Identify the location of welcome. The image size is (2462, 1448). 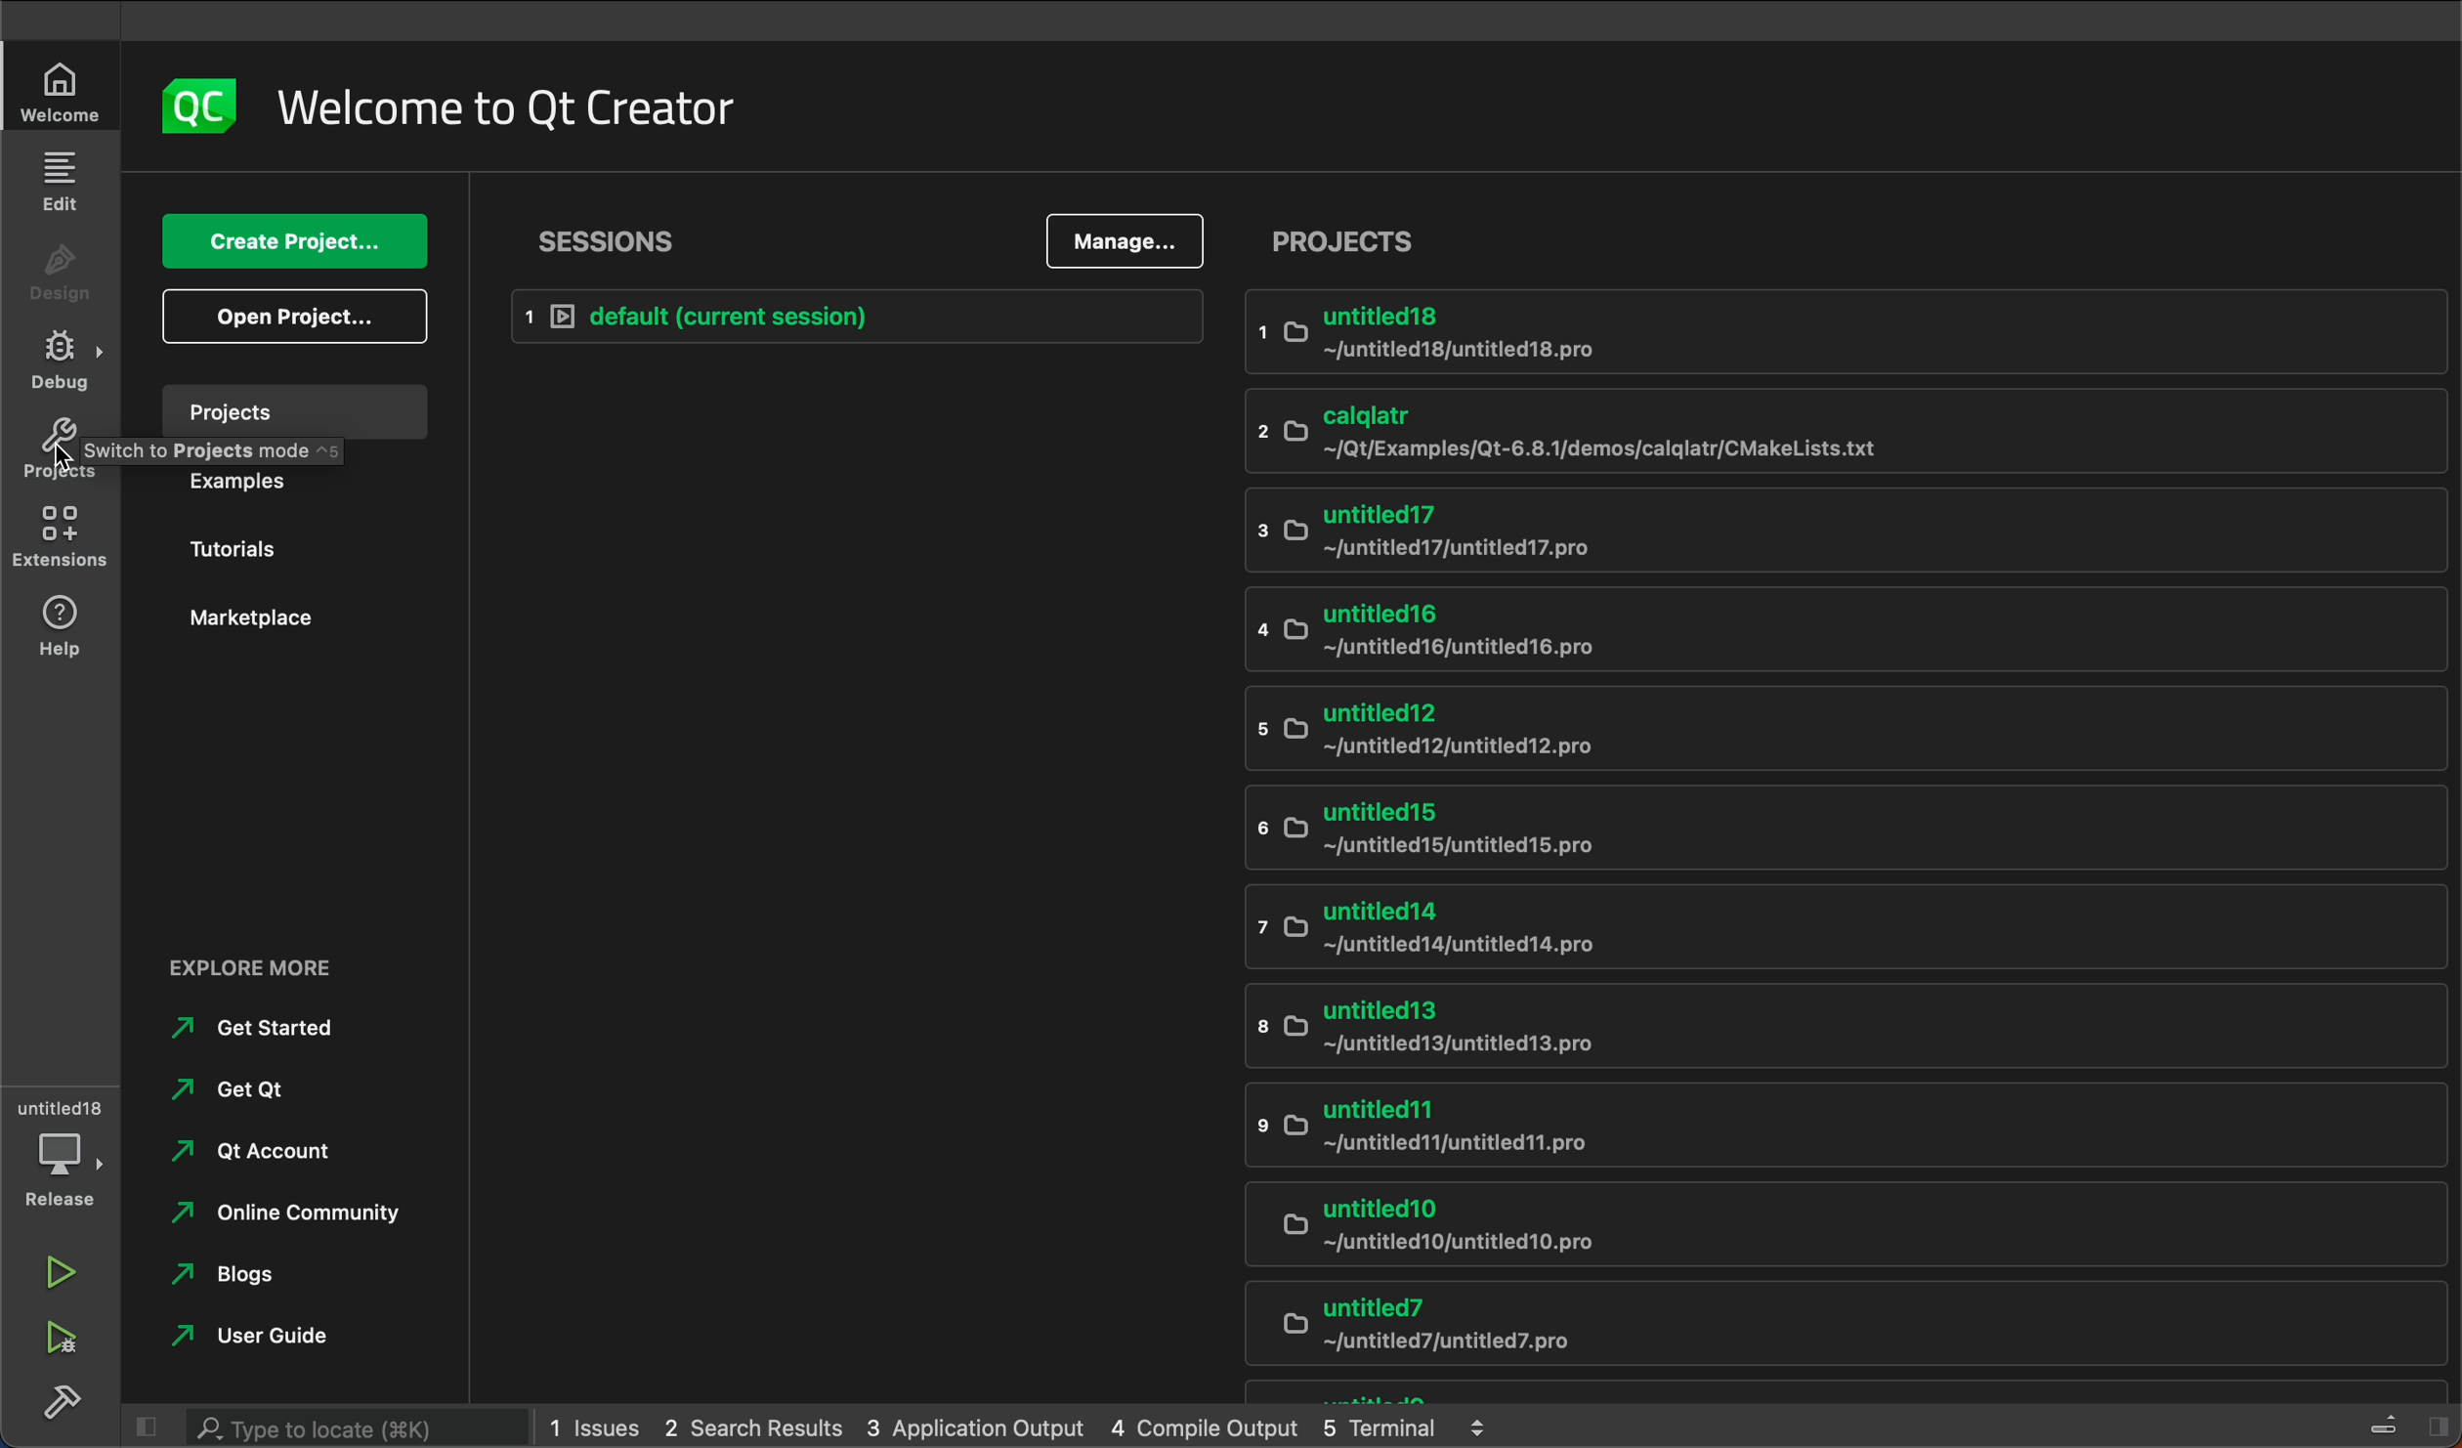
(510, 108).